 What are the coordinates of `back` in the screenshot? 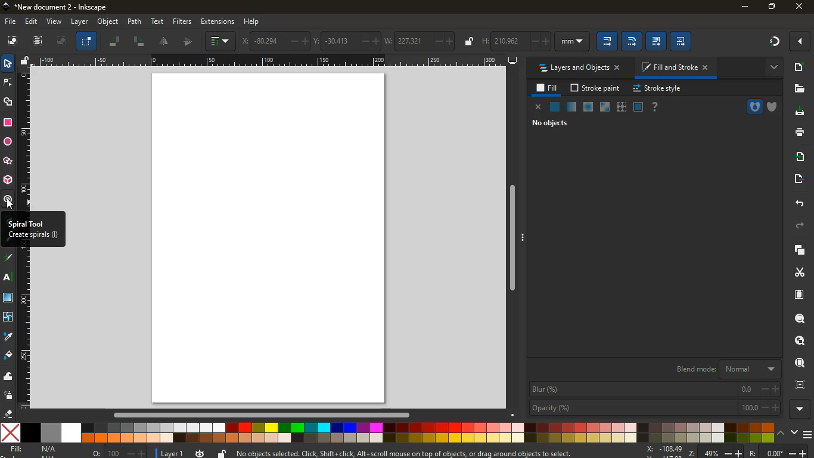 It's located at (798, 203).